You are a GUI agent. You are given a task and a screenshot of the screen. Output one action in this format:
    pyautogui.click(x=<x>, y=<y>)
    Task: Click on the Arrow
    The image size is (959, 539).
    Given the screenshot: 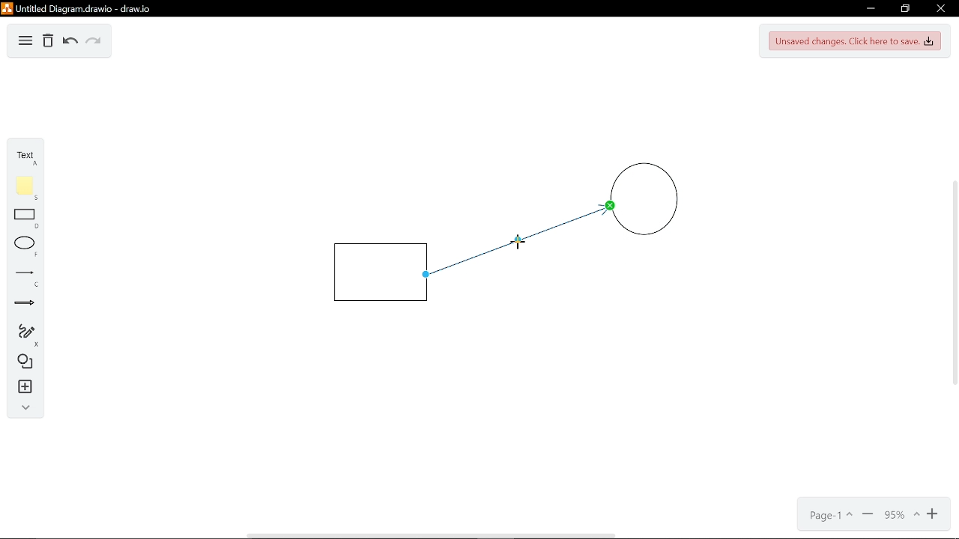 What is the action you would take?
    pyautogui.click(x=21, y=305)
    